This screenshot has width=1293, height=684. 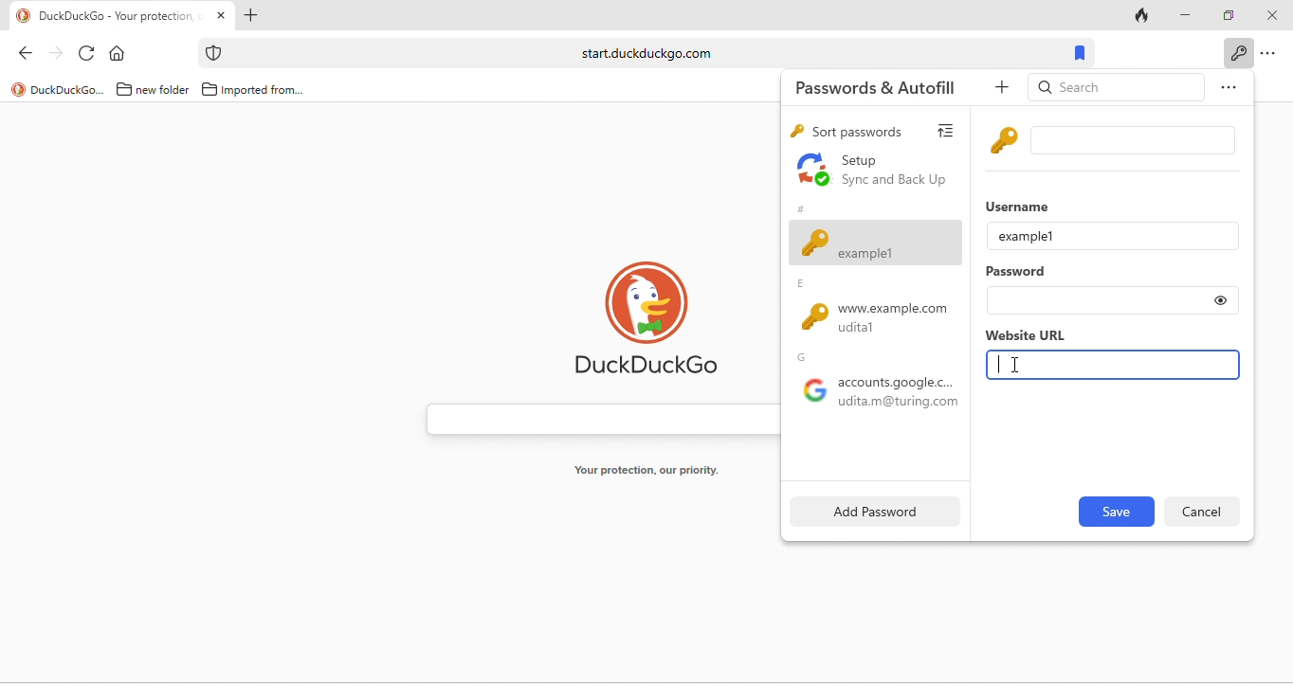 I want to click on bookmarks, so click(x=1082, y=52).